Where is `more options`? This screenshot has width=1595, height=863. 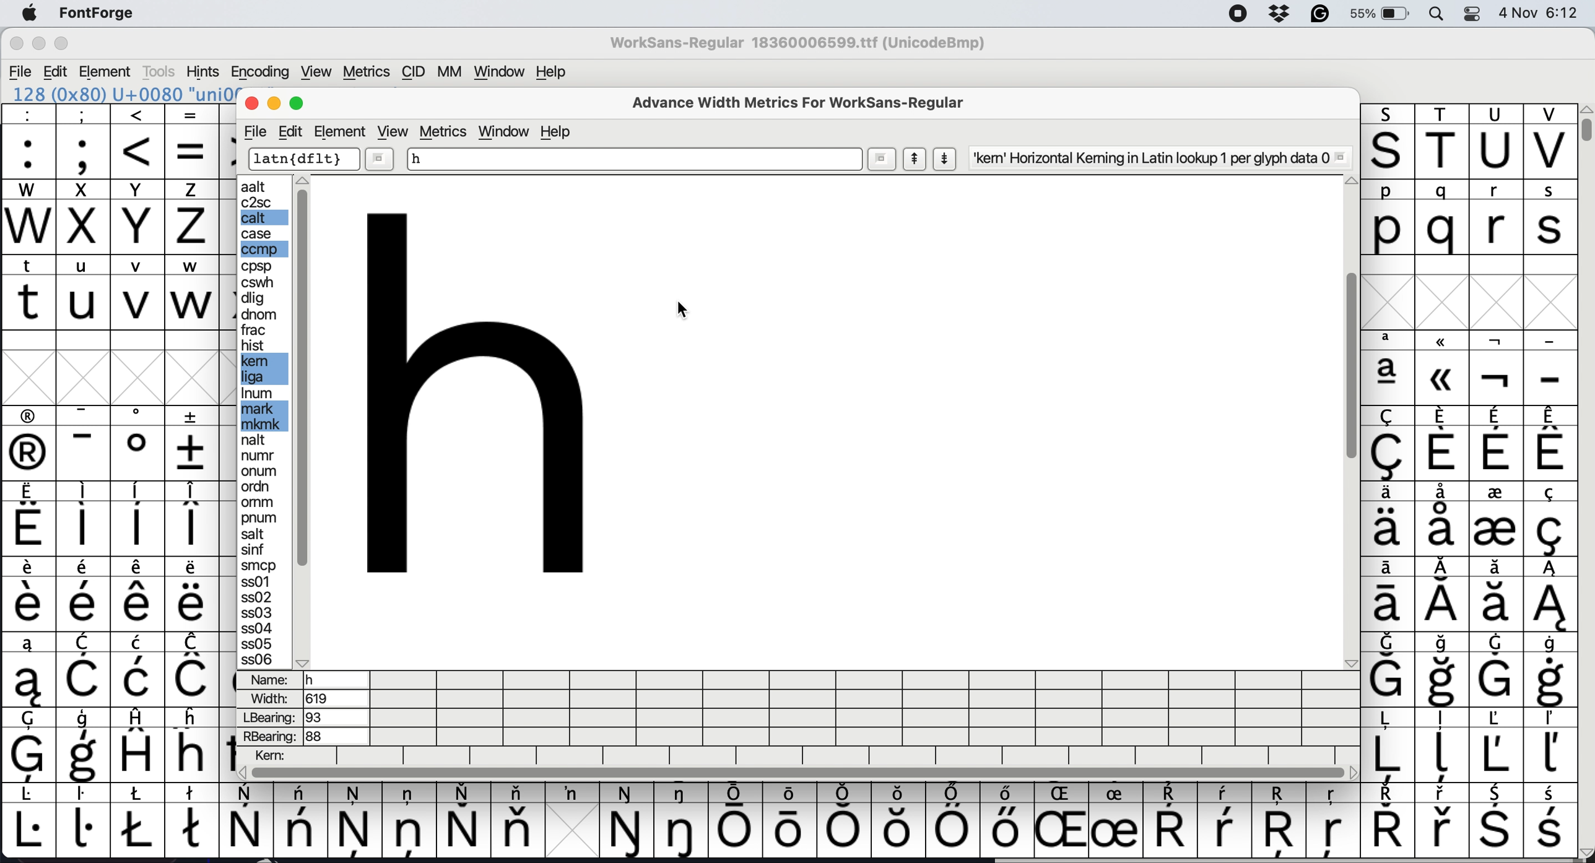
more options is located at coordinates (883, 160).